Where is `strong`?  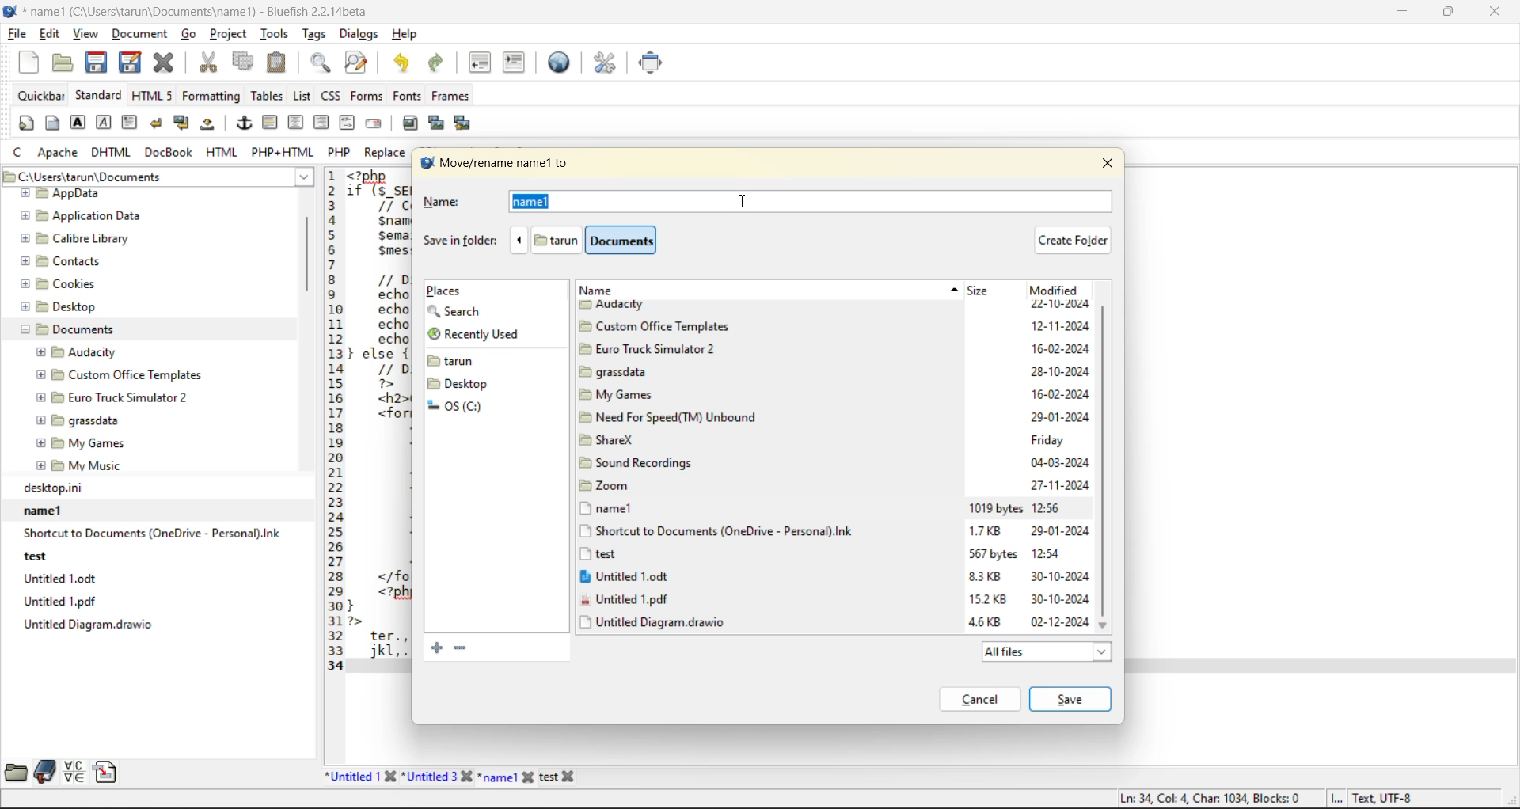 strong is located at coordinates (79, 123).